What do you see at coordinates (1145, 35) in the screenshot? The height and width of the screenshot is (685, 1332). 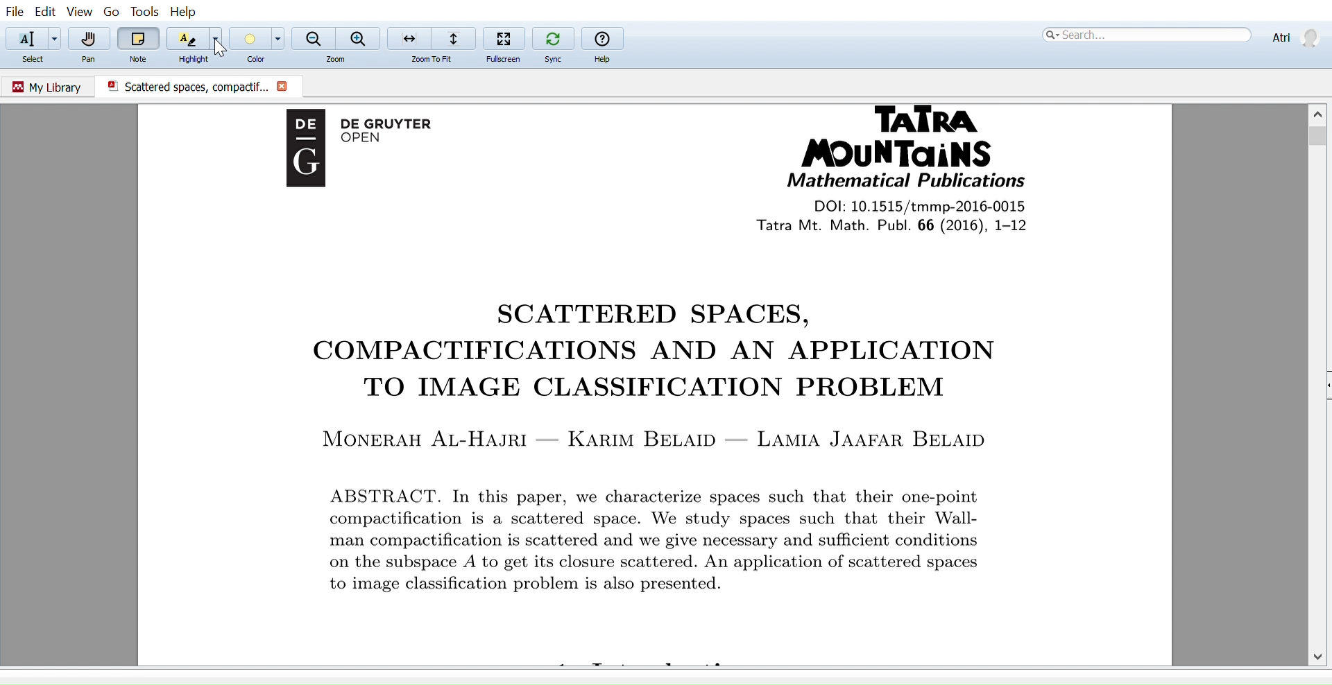 I see `Search` at bounding box center [1145, 35].